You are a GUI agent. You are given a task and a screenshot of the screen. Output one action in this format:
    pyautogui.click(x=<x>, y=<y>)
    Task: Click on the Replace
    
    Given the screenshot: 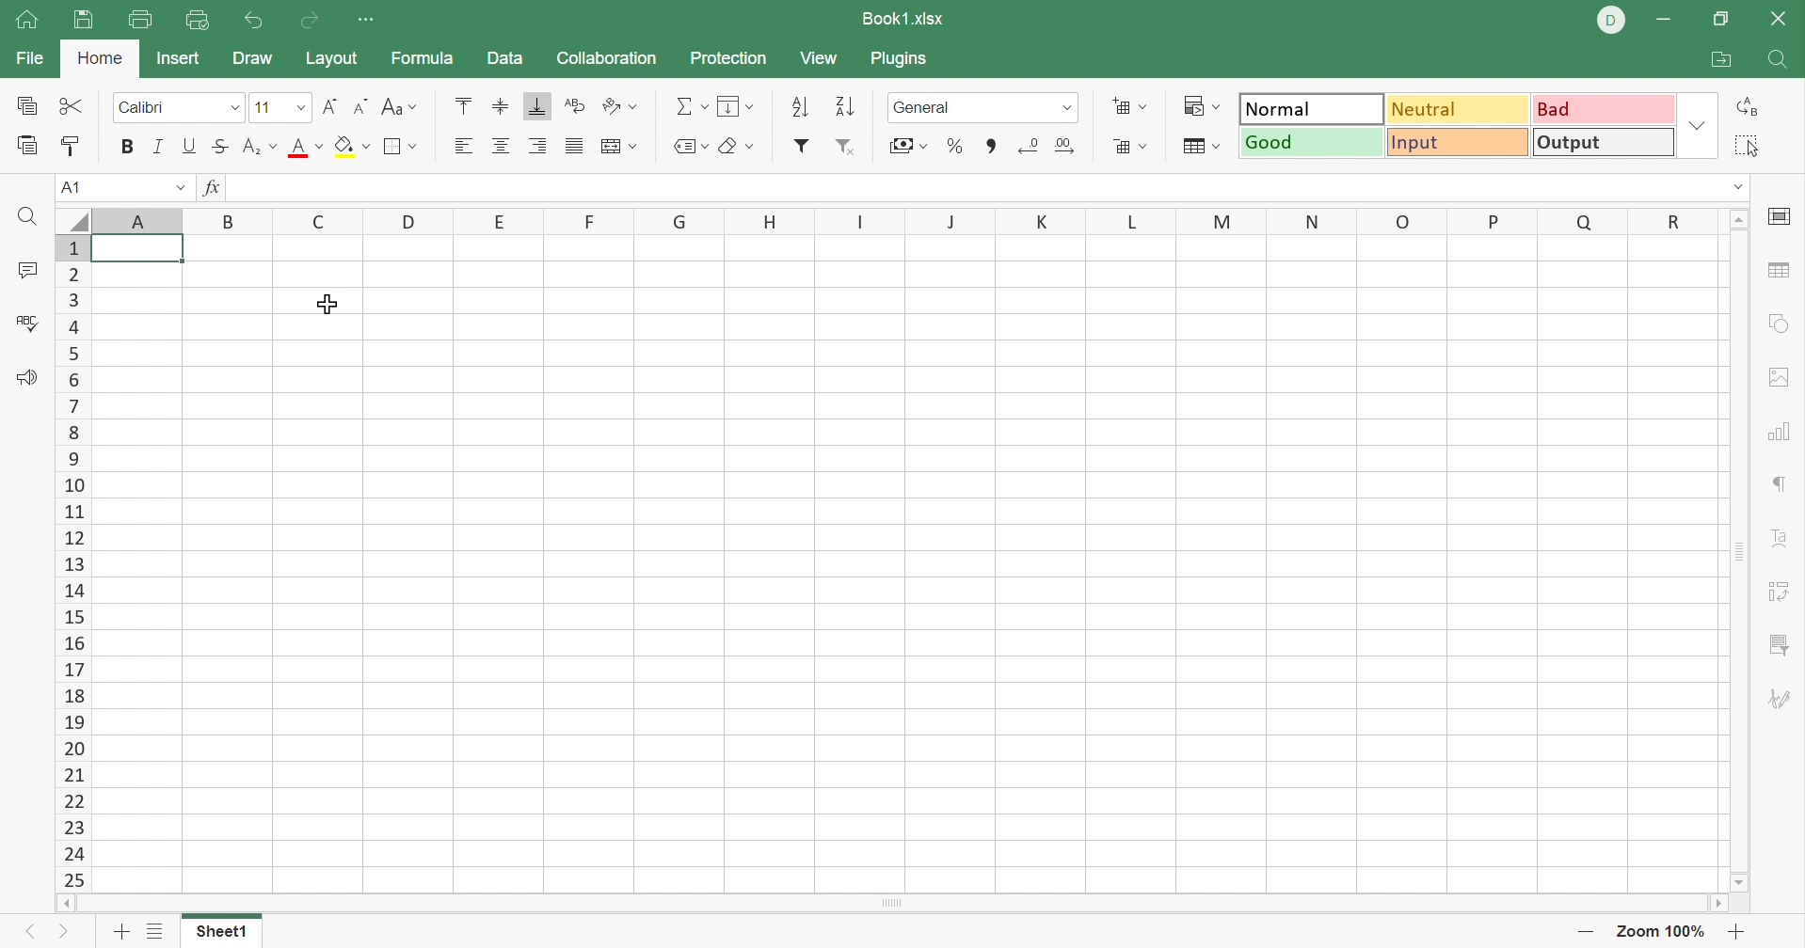 What is the action you would take?
    pyautogui.click(x=1744, y=105)
    